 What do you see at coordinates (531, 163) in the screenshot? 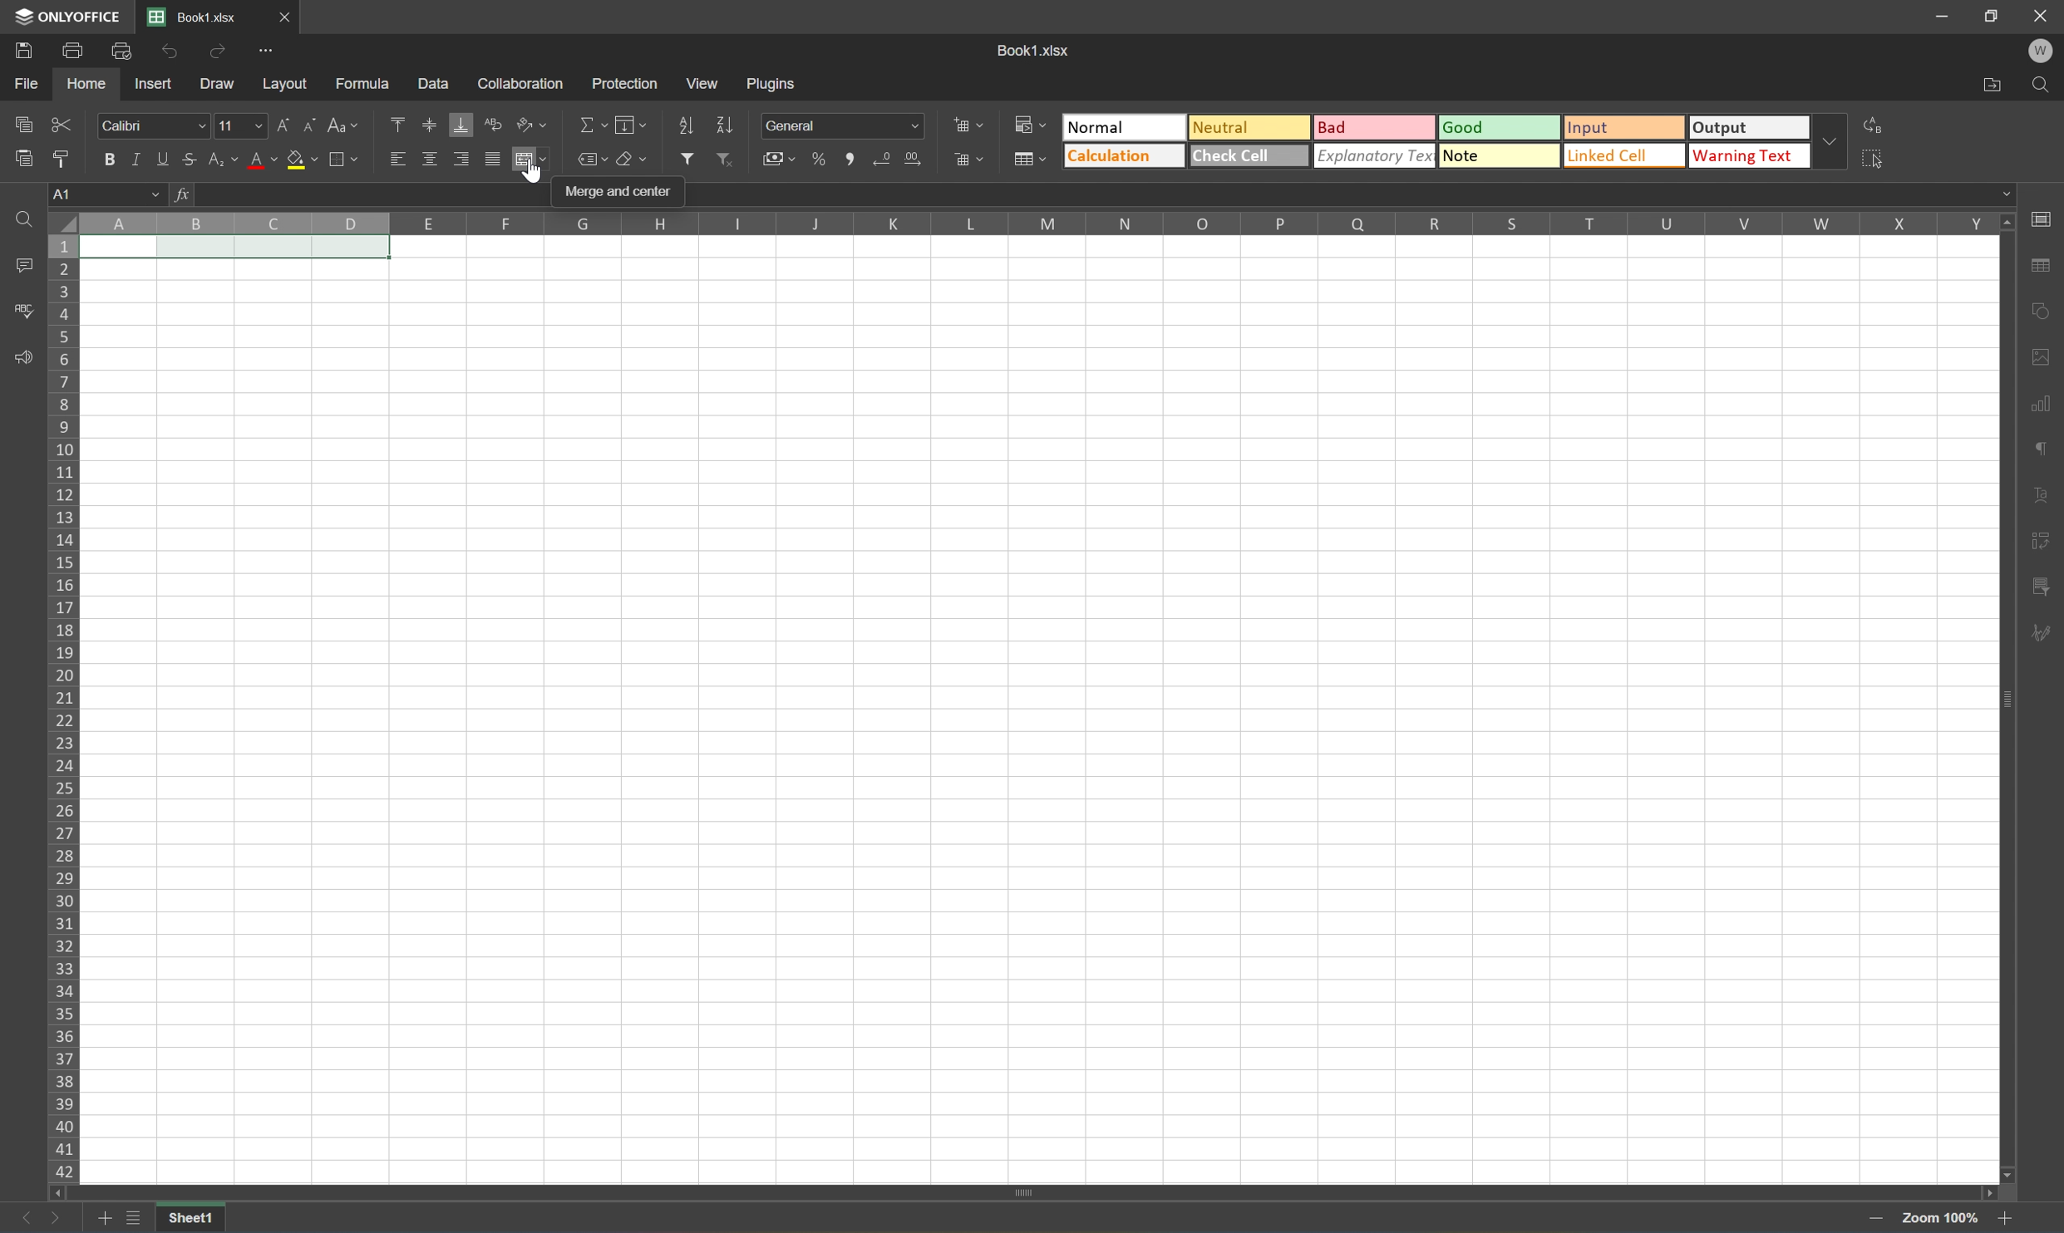
I see `Merge and  center` at bounding box center [531, 163].